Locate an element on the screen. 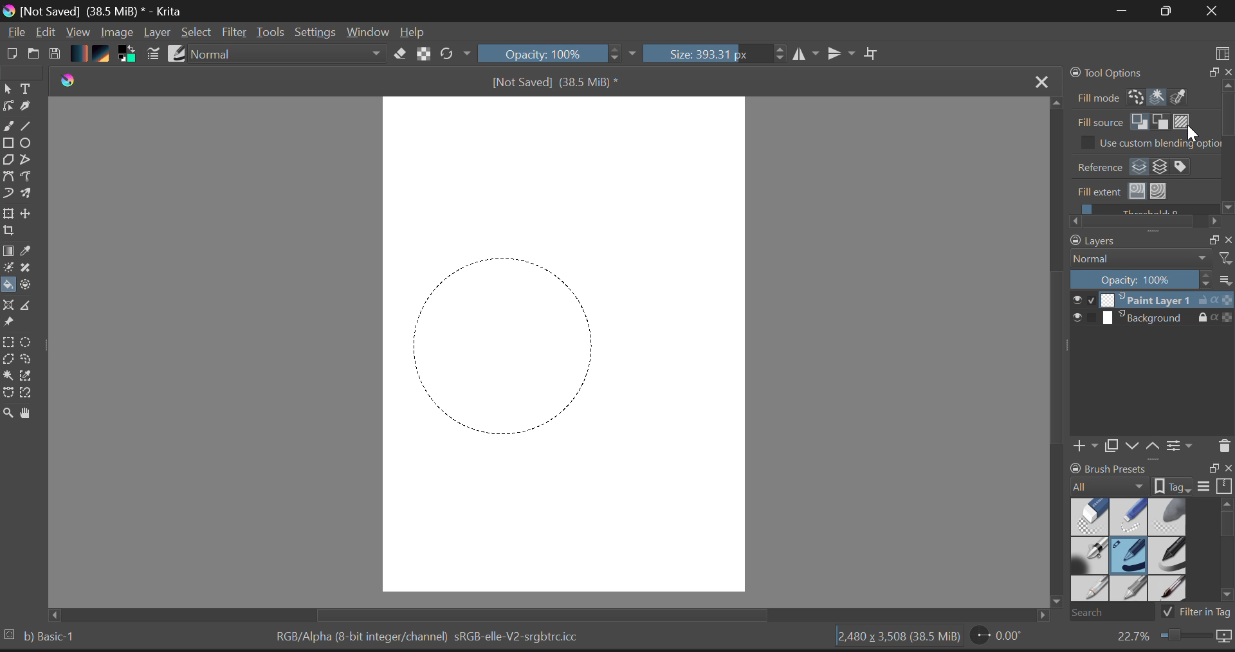  Fill Source: Foreground Color is located at coordinates (1141, 122).